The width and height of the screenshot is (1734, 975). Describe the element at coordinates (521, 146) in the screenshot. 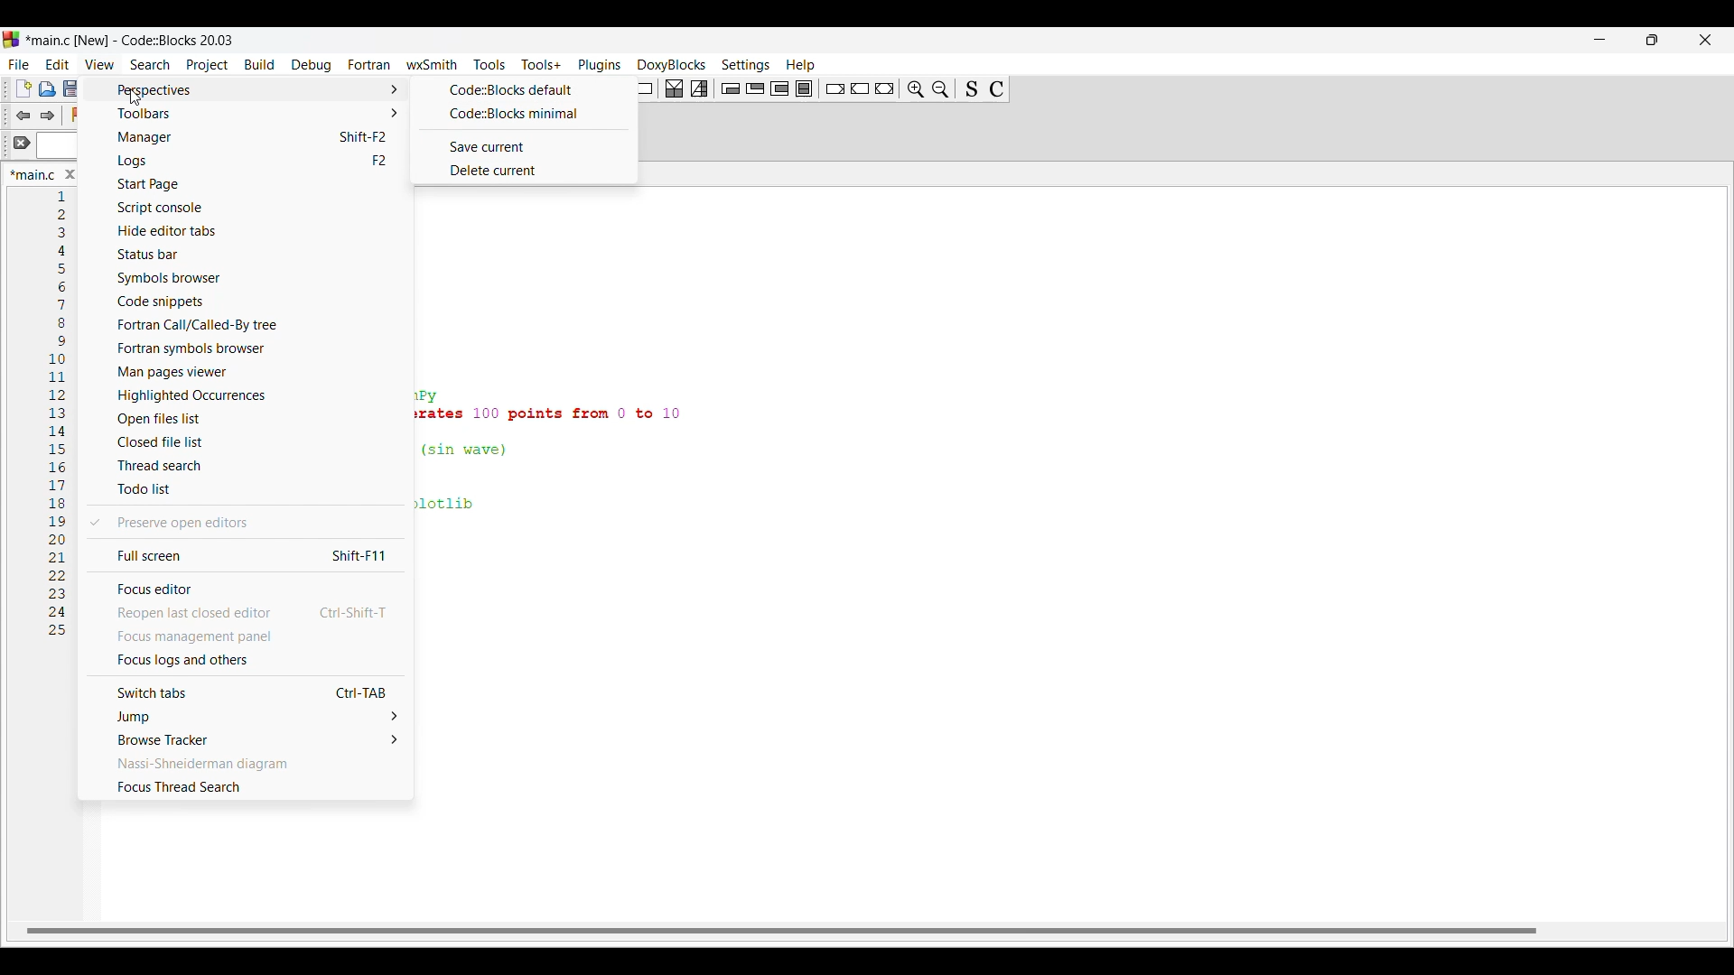

I see `Save current view` at that location.